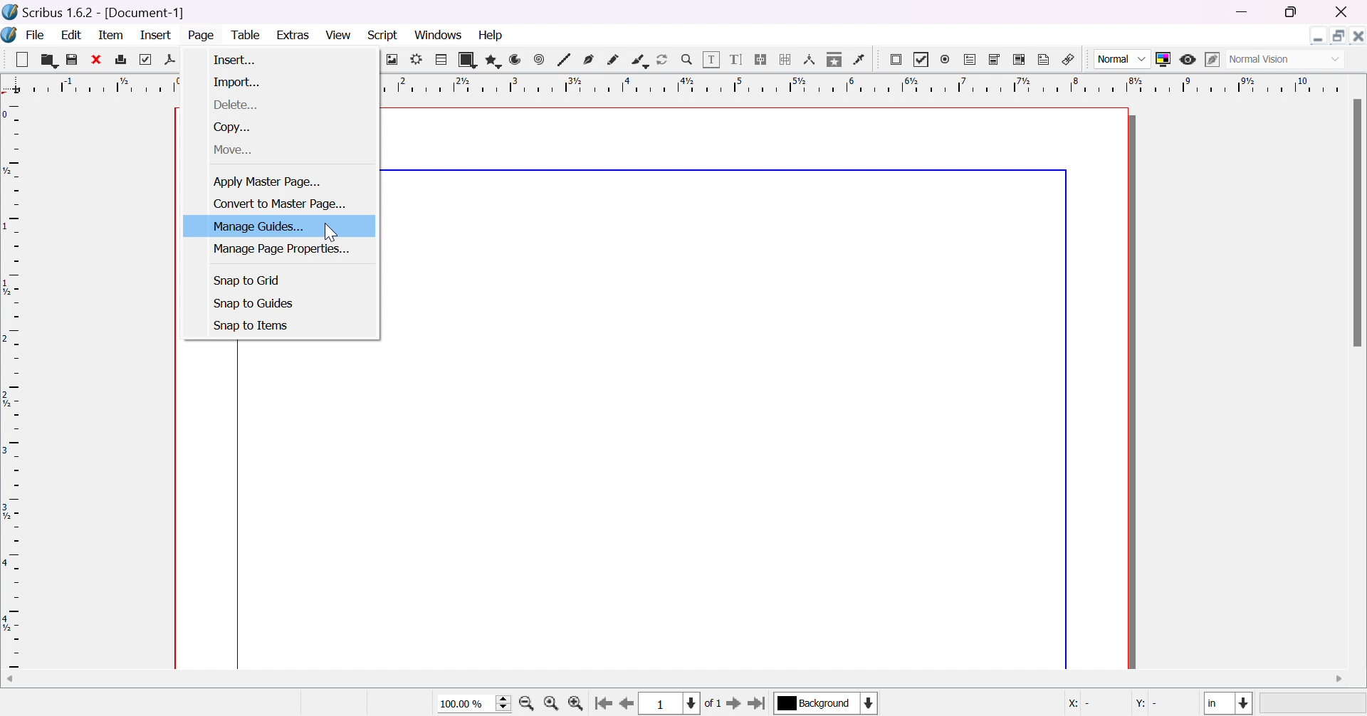 Image resolution: width=1367 pixels, height=716 pixels. I want to click on edit in preview mode, so click(1213, 59).